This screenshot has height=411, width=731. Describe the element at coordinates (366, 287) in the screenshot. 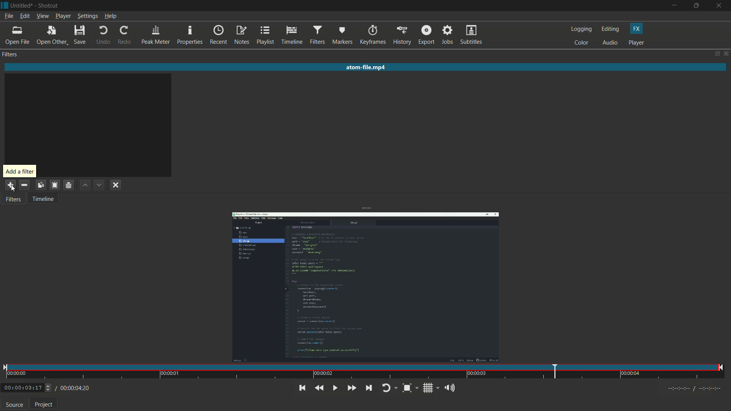

I see `imported video` at that location.